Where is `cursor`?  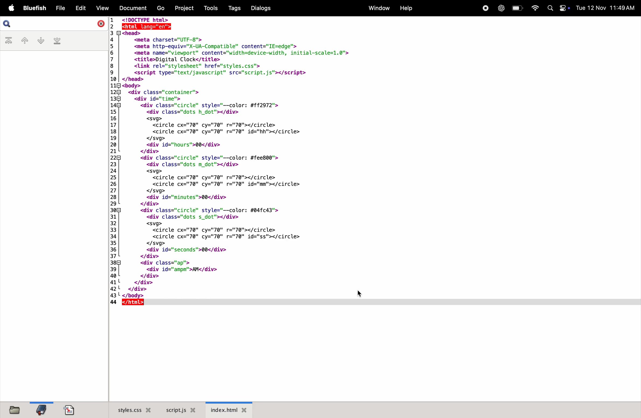
cursor is located at coordinates (361, 295).